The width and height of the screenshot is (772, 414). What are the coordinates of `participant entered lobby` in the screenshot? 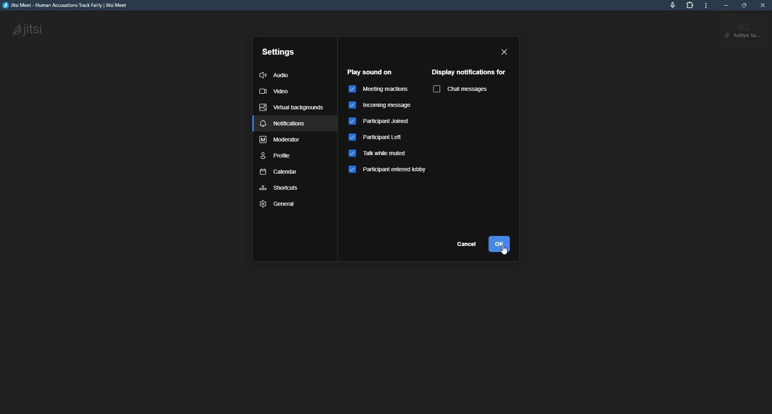 It's located at (388, 169).